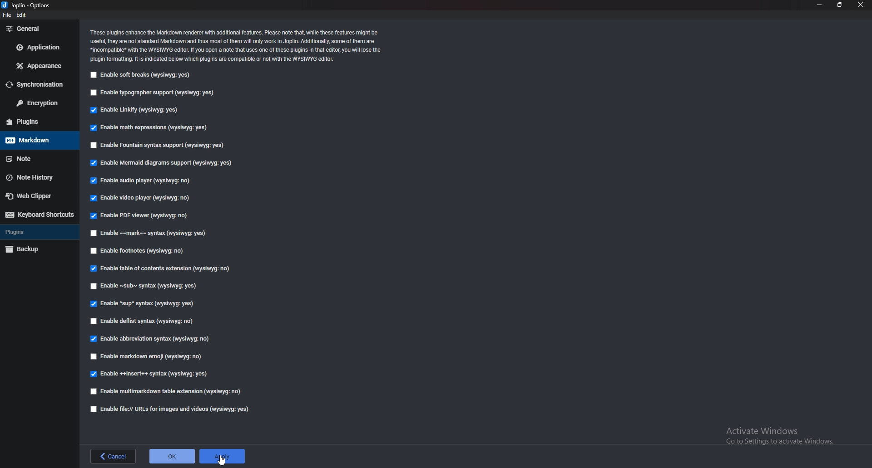 Image resolution: width=872 pixels, height=468 pixels. What do you see at coordinates (141, 215) in the screenshot?
I see `Enable PDF viewer` at bounding box center [141, 215].